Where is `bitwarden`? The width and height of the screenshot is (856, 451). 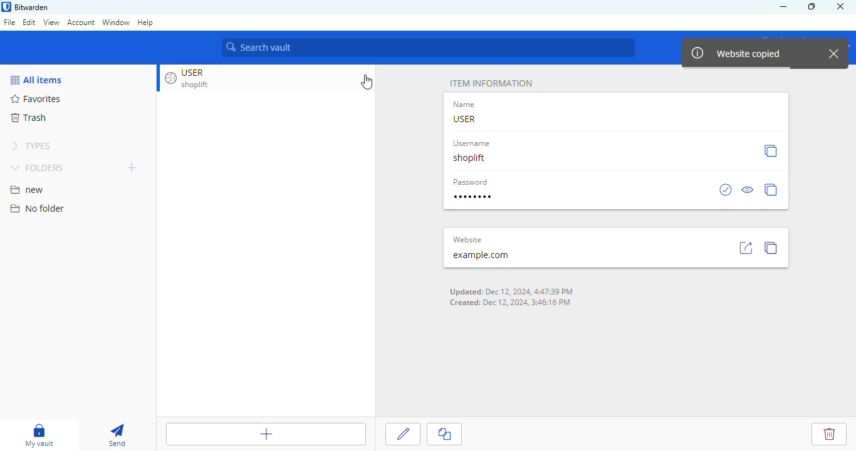
bitwarden is located at coordinates (32, 8).